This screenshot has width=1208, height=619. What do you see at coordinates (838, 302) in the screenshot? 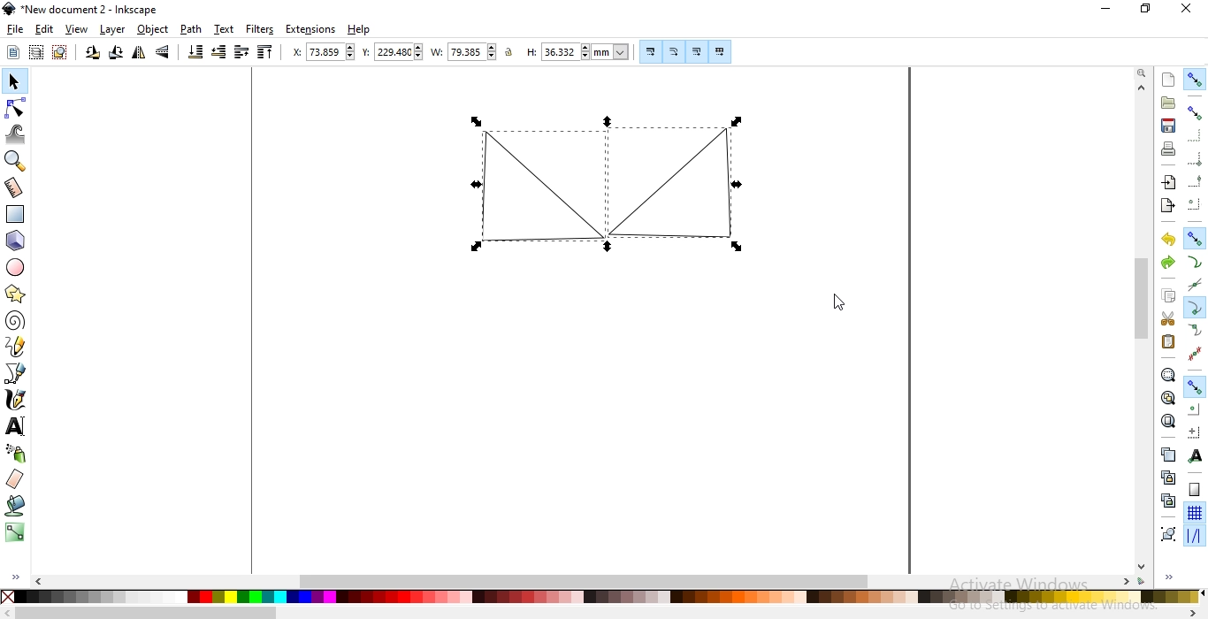
I see `cursor` at bounding box center [838, 302].